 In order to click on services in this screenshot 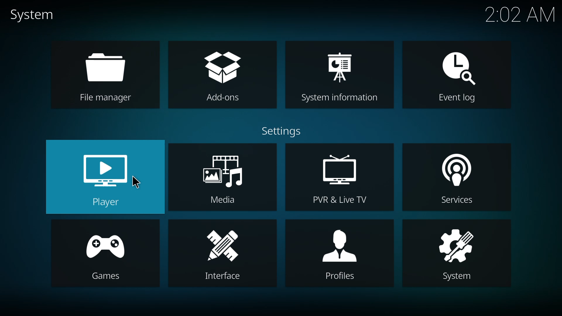, I will do `click(456, 178)`.